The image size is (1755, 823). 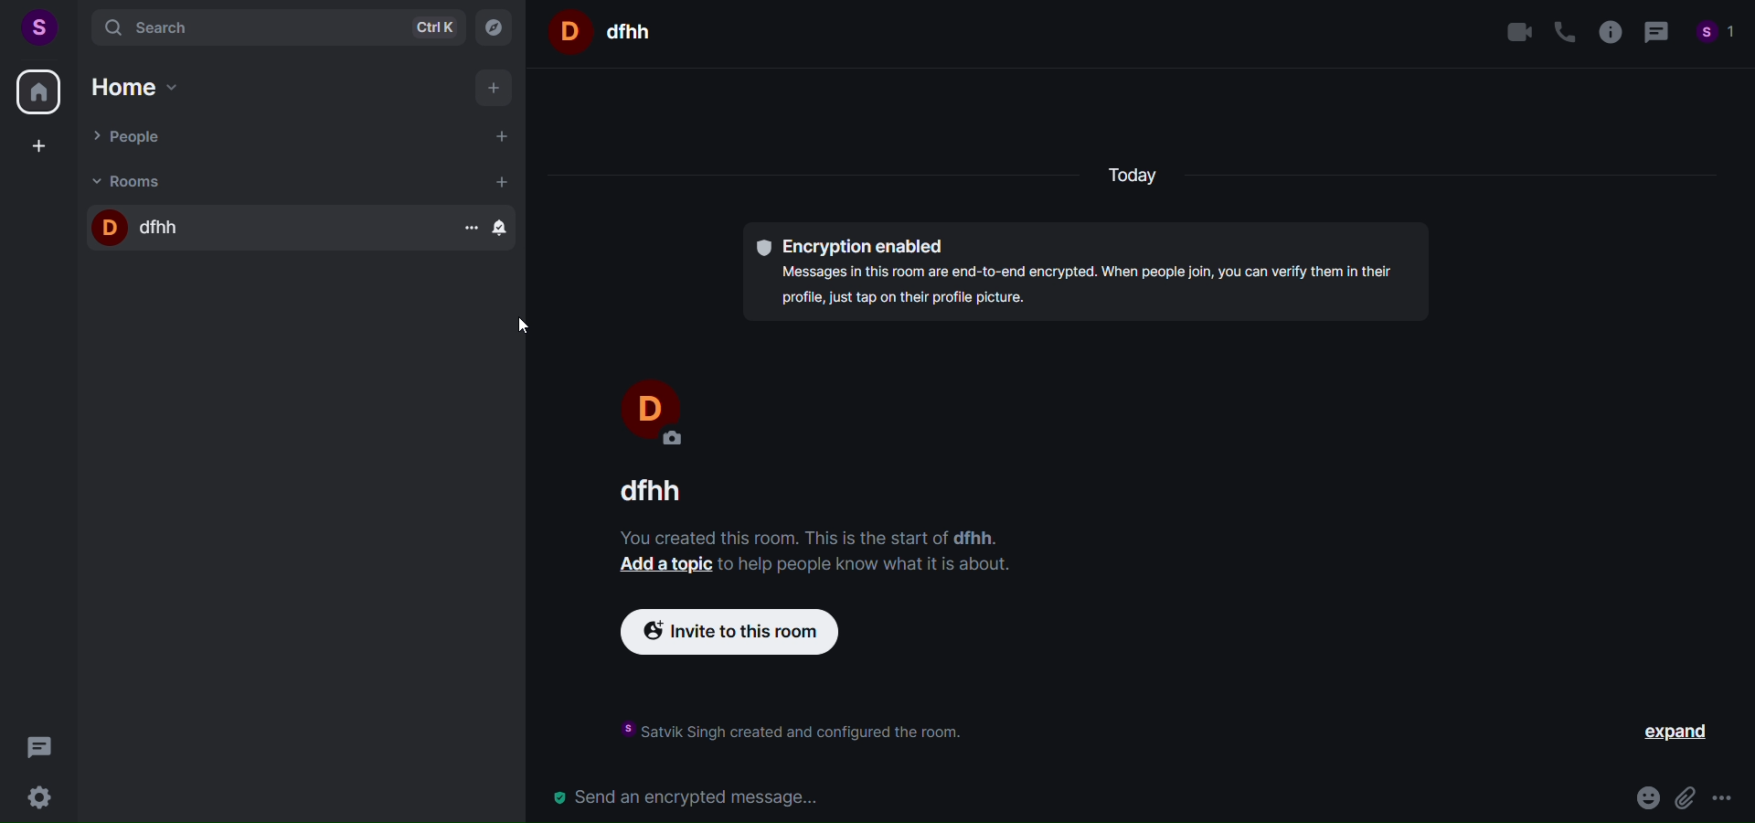 What do you see at coordinates (1611, 32) in the screenshot?
I see `room info` at bounding box center [1611, 32].